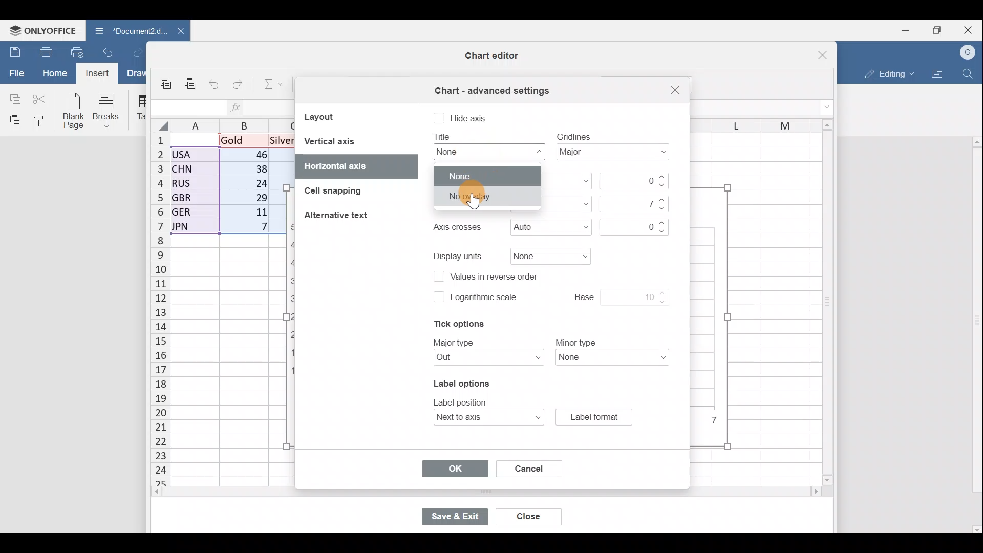 This screenshot has width=983, height=553. I want to click on text, so click(456, 227).